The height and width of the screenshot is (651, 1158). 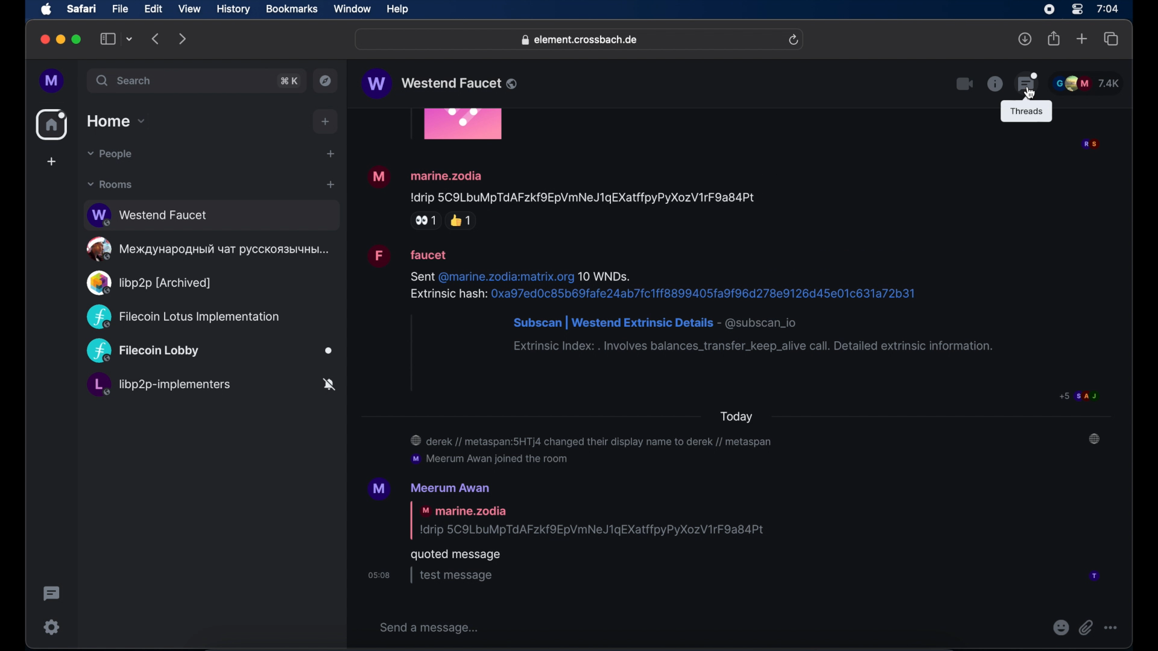 I want to click on search shortcut, so click(x=289, y=81).